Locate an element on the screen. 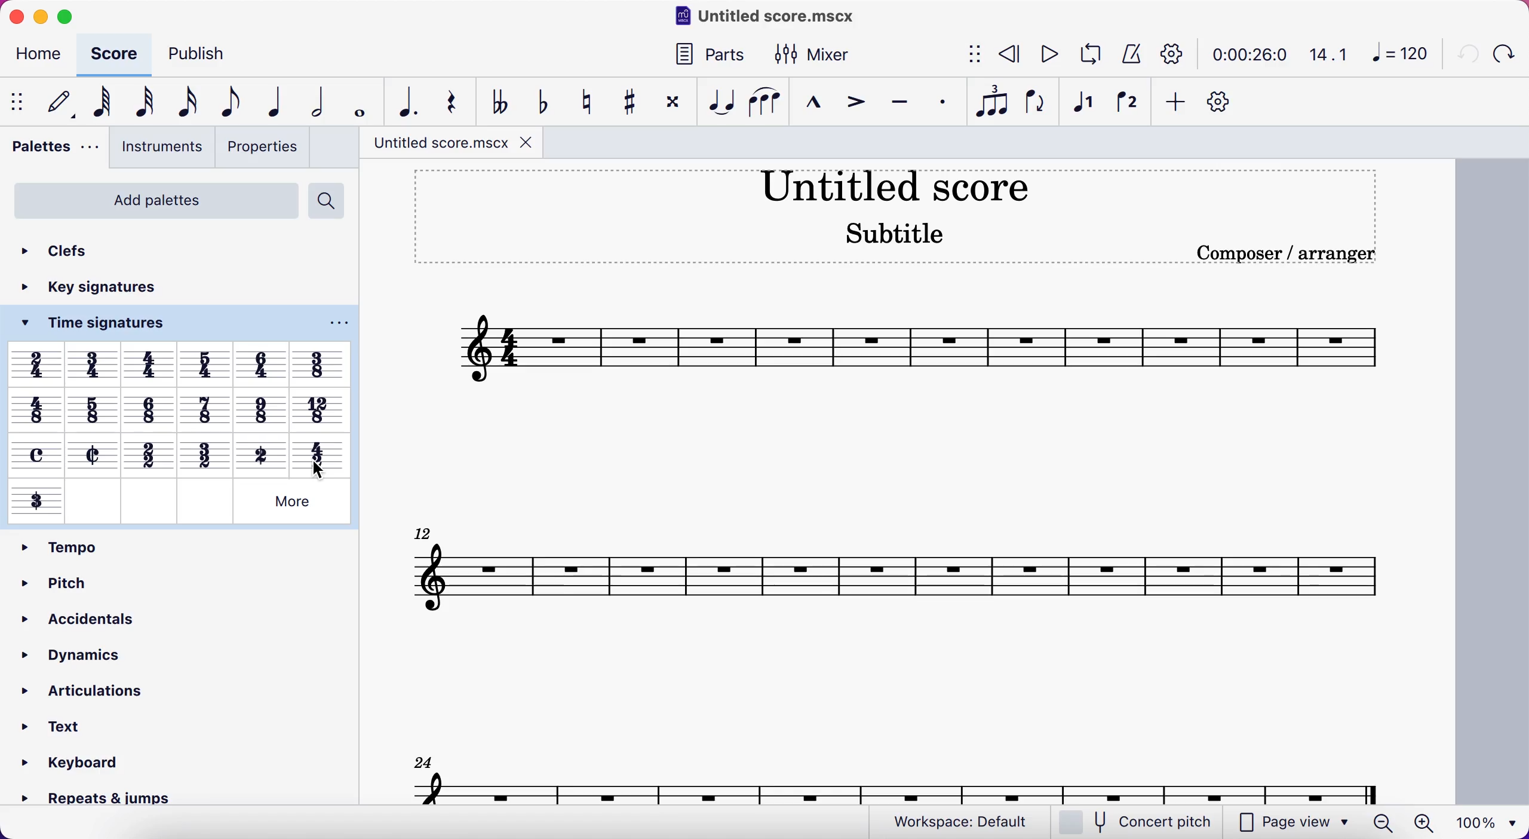 The width and height of the screenshot is (1529, 839). tenuto is located at coordinates (895, 102).